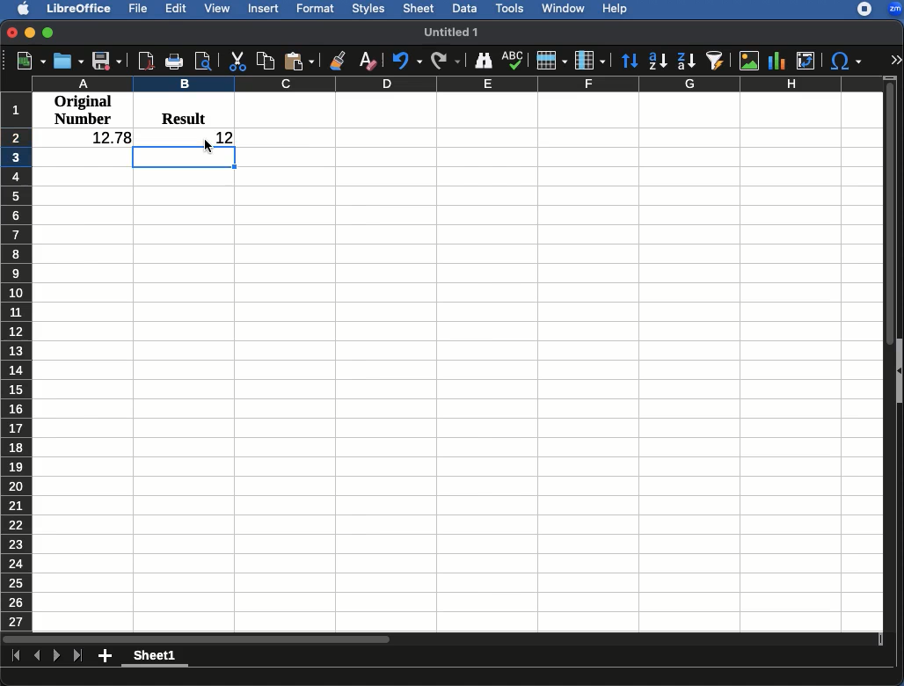 Image resolution: width=904 pixels, height=686 pixels. What do you see at coordinates (405, 61) in the screenshot?
I see `Undo` at bounding box center [405, 61].